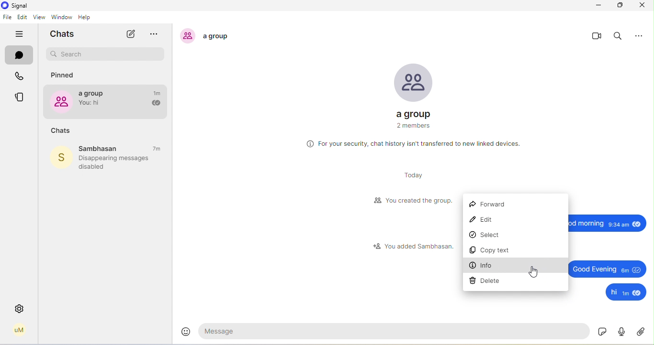 The height and width of the screenshot is (345, 654). Describe the element at coordinates (21, 34) in the screenshot. I see `toggle side bar` at that location.